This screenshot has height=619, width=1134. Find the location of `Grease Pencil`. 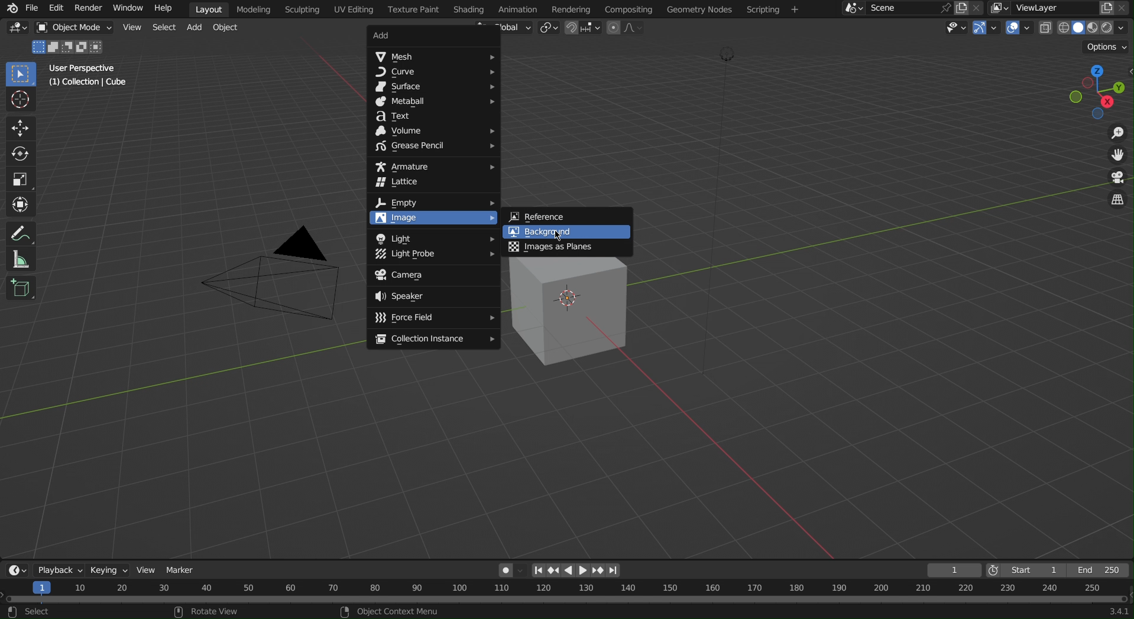

Grease Pencil is located at coordinates (433, 148).